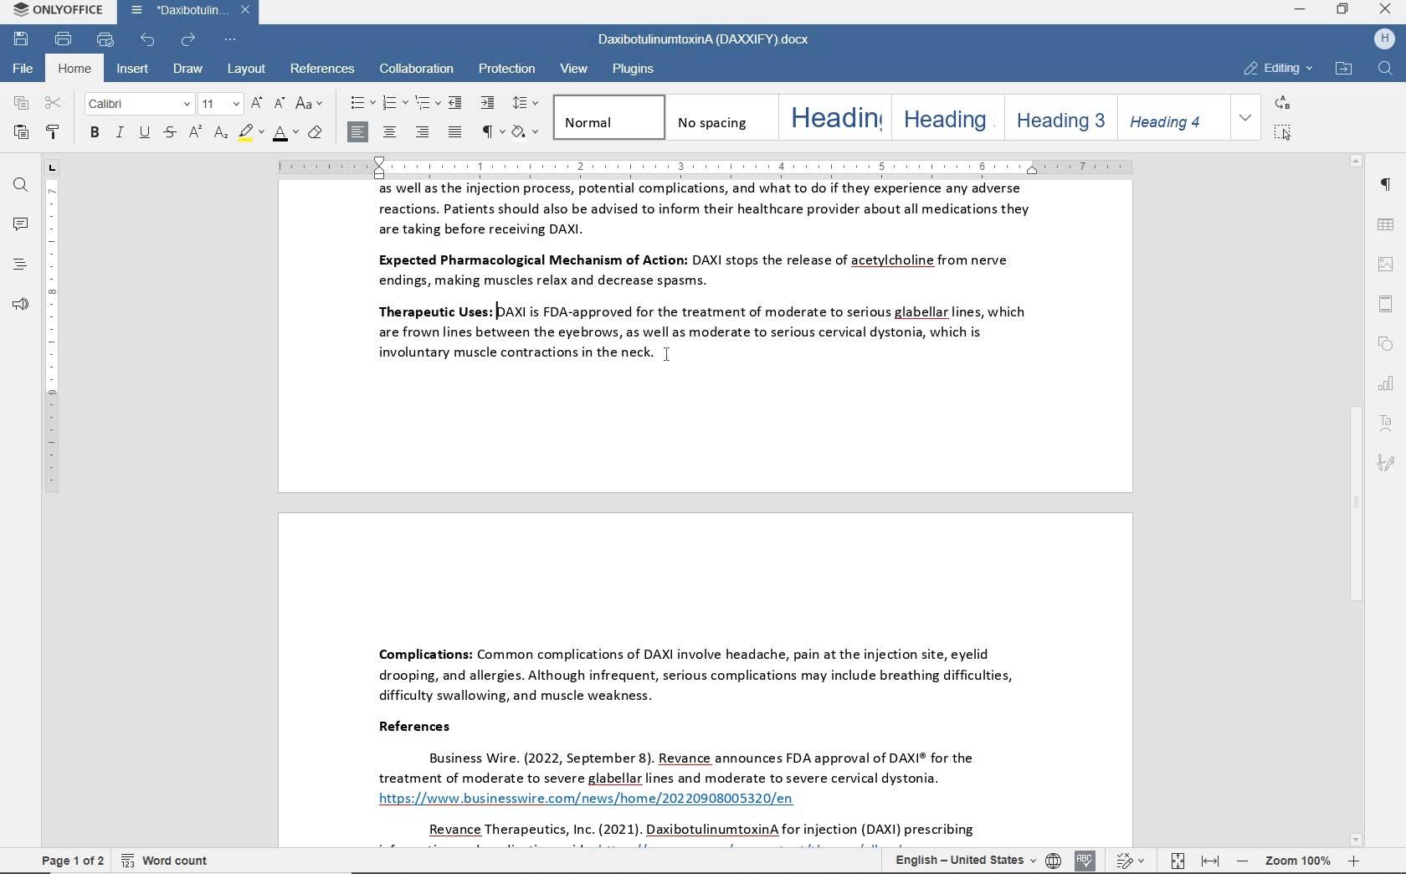 This screenshot has width=1406, height=874. Describe the element at coordinates (526, 103) in the screenshot. I see `paragraph line spacing` at that location.